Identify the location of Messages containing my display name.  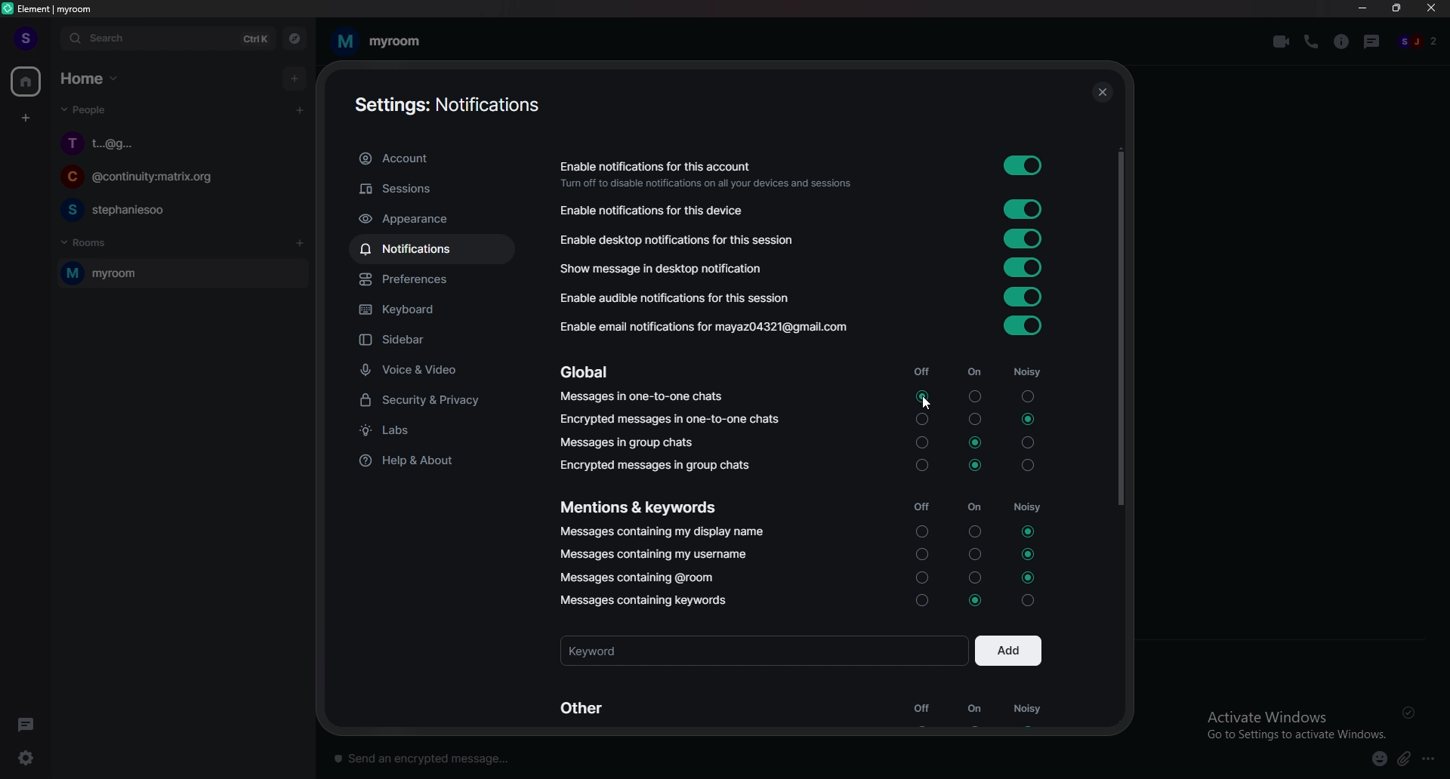
(664, 533).